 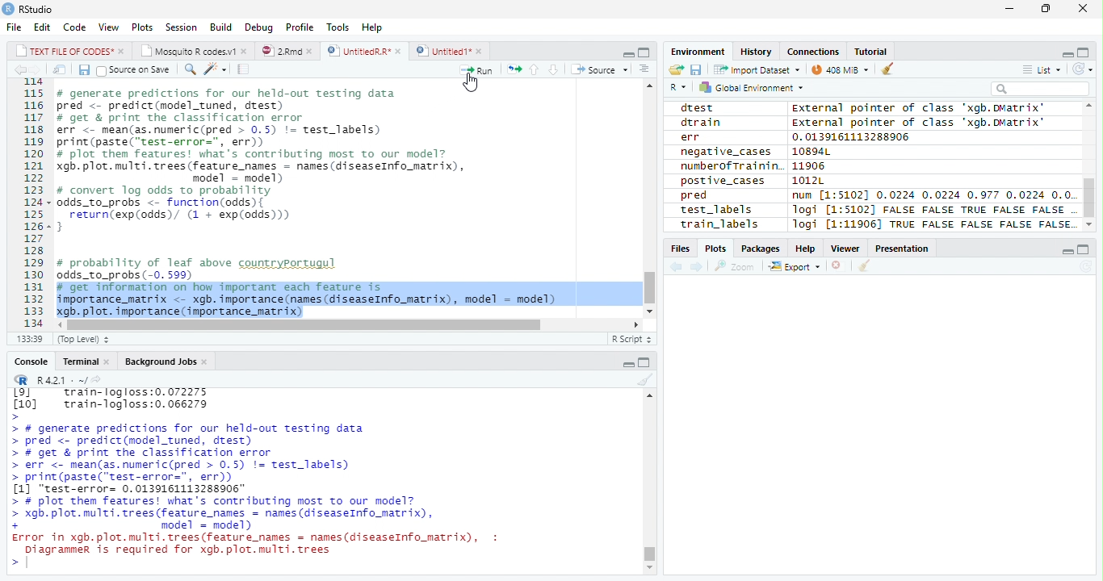 What do you see at coordinates (182, 27) in the screenshot?
I see `Session` at bounding box center [182, 27].